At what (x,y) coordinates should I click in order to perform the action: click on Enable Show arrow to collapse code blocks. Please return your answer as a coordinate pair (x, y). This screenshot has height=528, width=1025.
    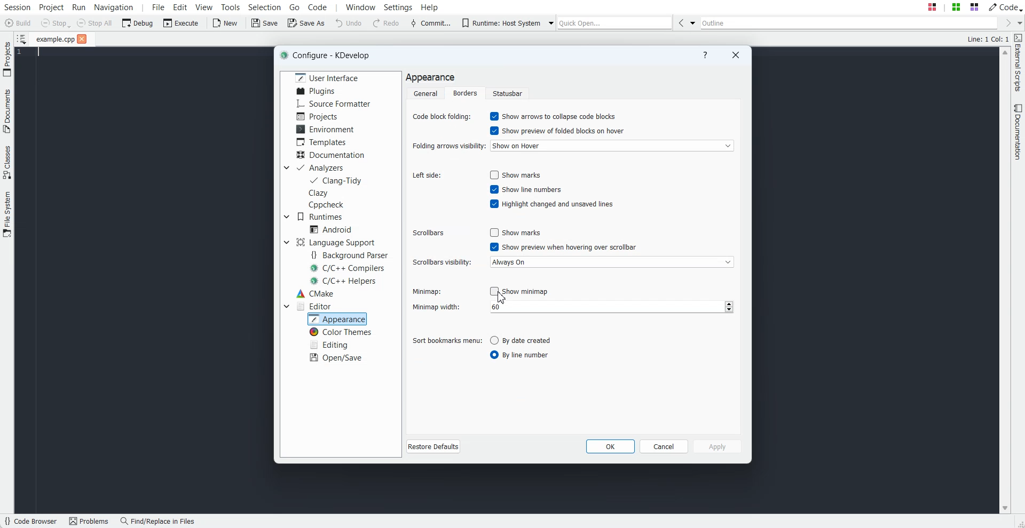
    Looking at the image, I should click on (555, 116).